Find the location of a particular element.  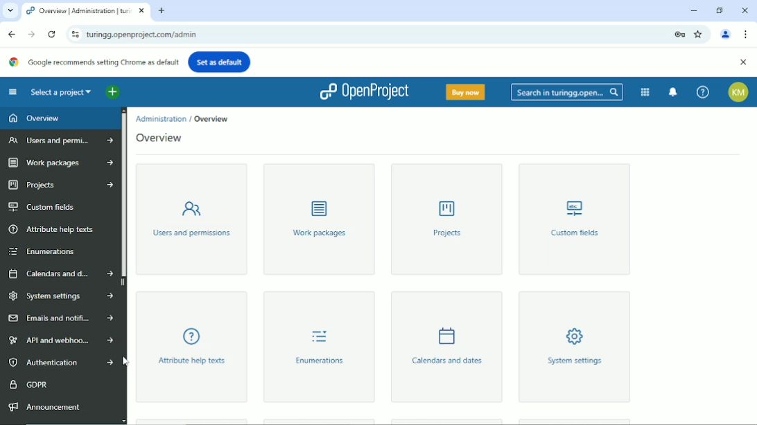

Custom fields is located at coordinates (576, 219).